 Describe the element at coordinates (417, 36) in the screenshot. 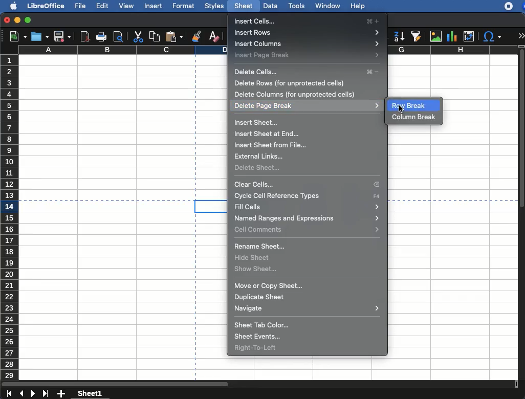

I see `autofilter` at that location.